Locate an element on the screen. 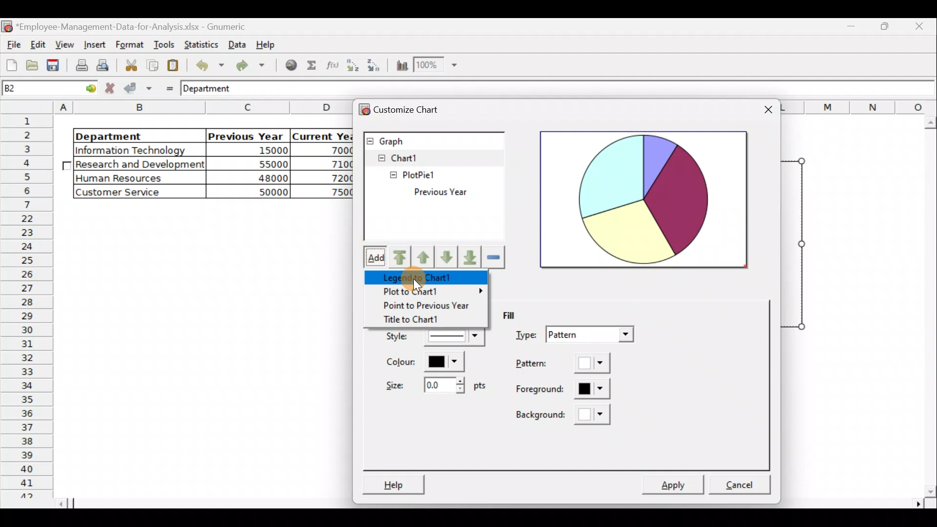 The height and width of the screenshot is (527, 937). Move downward is located at coordinates (471, 257).